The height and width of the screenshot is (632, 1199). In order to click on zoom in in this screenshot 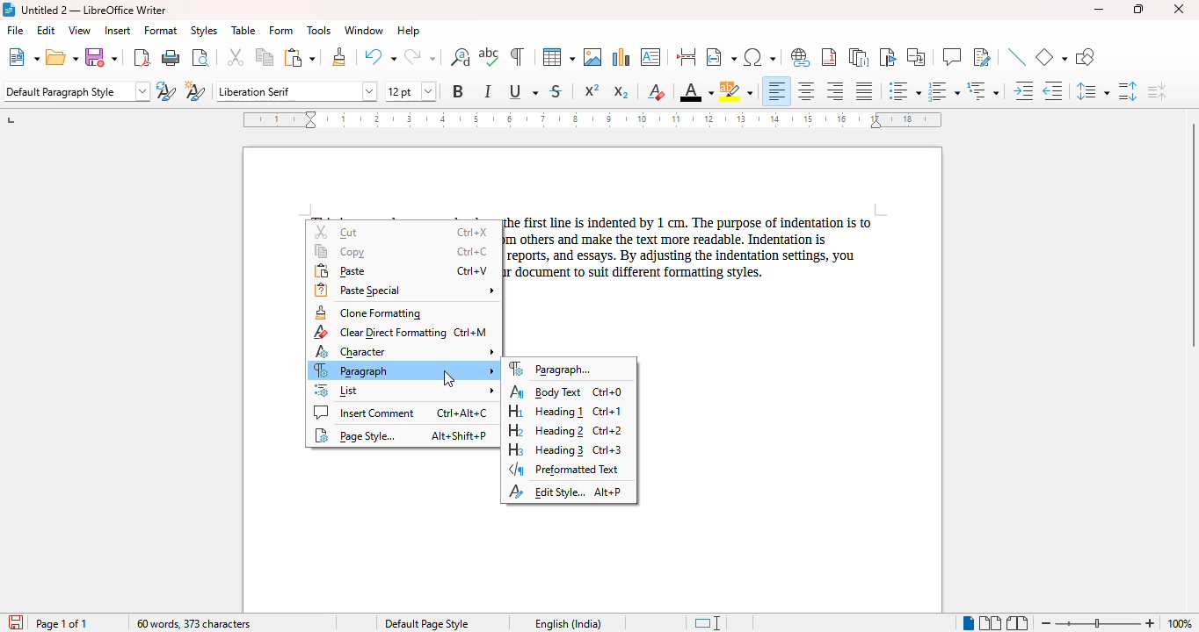, I will do `click(1151, 622)`.